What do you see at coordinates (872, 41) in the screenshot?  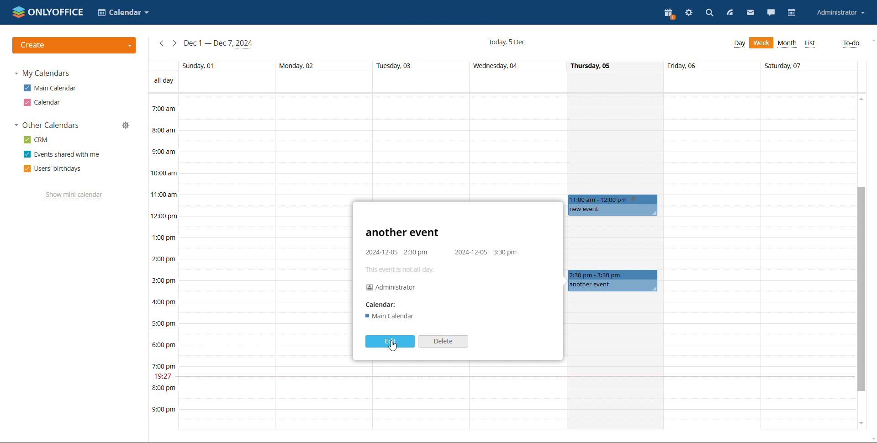 I see `scroll up` at bounding box center [872, 41].